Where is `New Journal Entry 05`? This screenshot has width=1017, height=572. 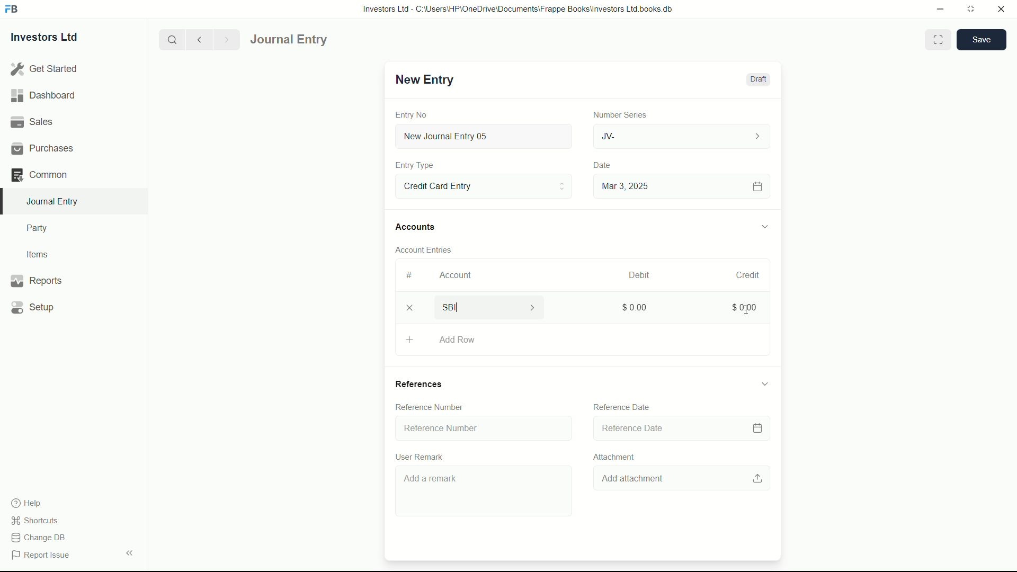
New Journal Entry 05 is located at coordinates (485, 137).